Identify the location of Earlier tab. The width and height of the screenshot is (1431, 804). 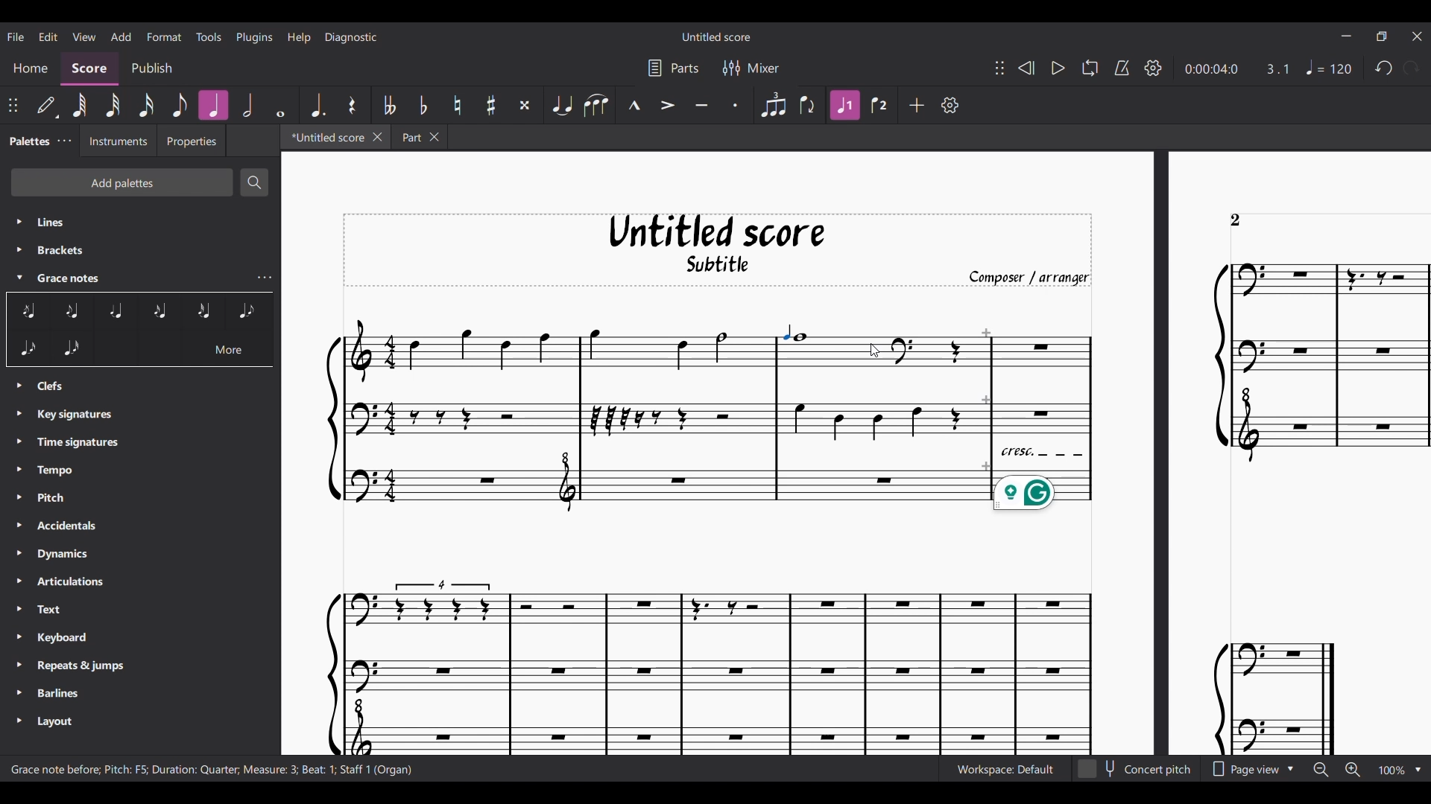
(420, 136).